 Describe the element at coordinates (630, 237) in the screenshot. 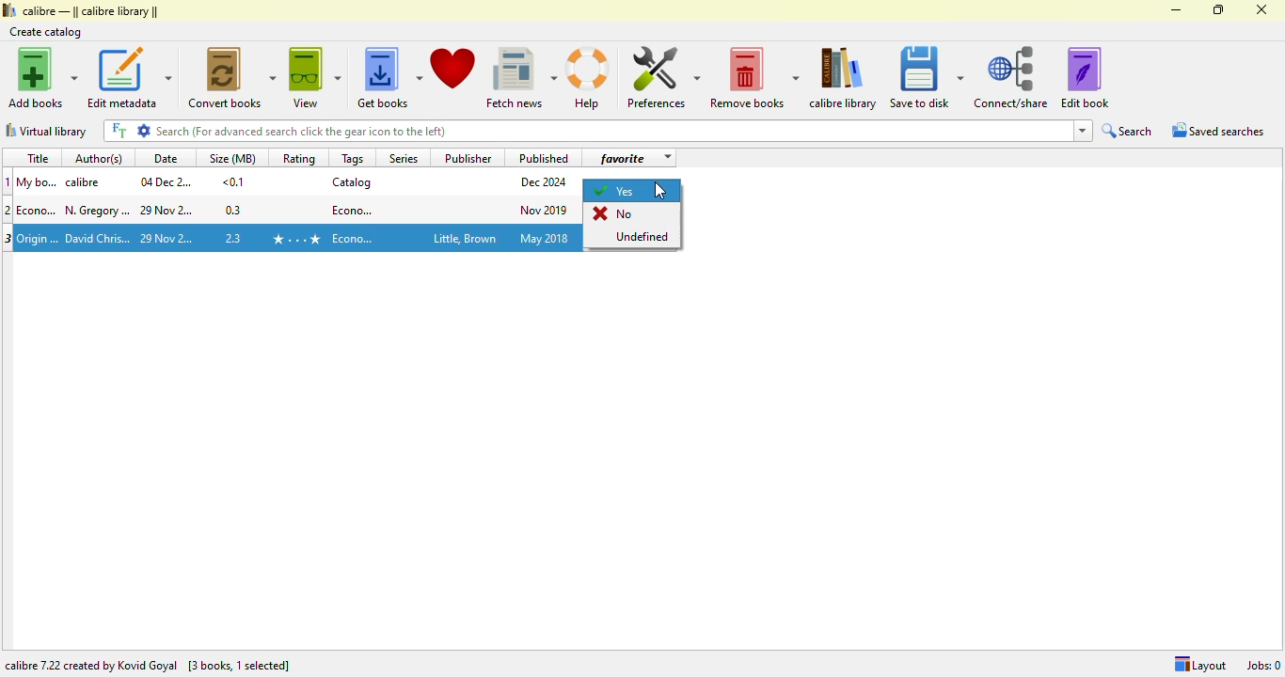

I see `Undefined` at that location.